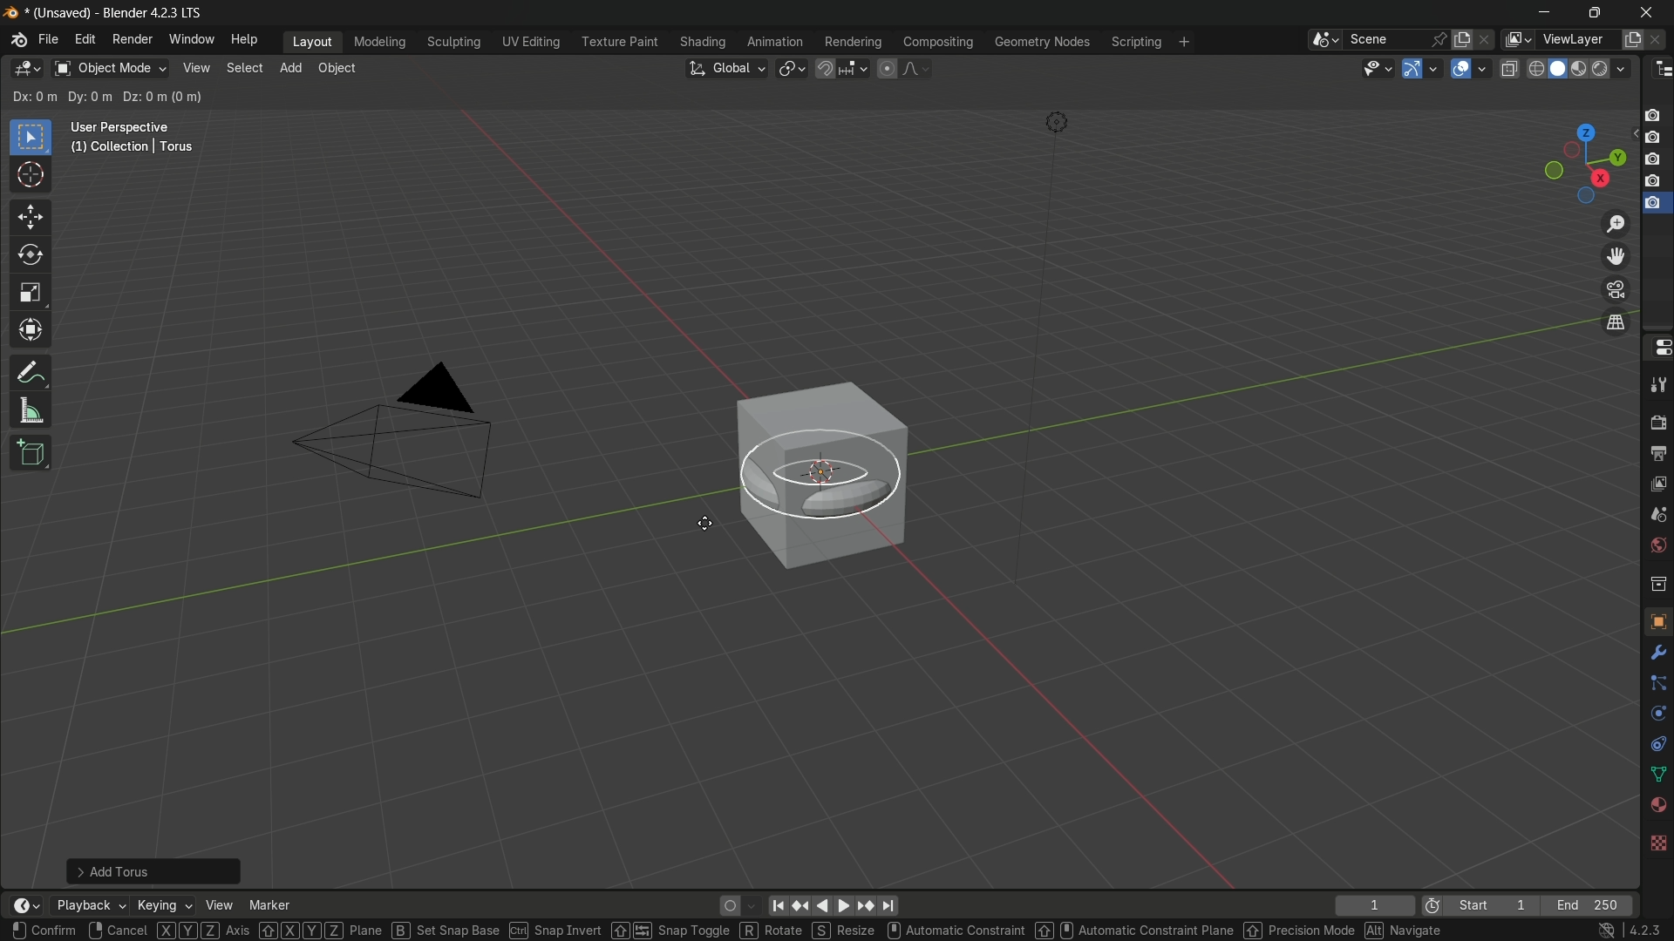 This screenshot has height=941, width=1674. I want to click on physics, so click(1657, 714).